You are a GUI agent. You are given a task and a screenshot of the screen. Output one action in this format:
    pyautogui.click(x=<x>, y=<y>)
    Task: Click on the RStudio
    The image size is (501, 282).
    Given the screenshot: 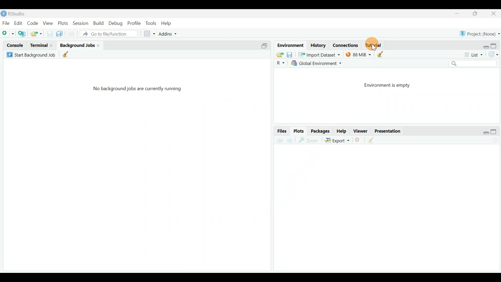 What is the action you would take?
    pyautogui.click(x=15, y=14)
    